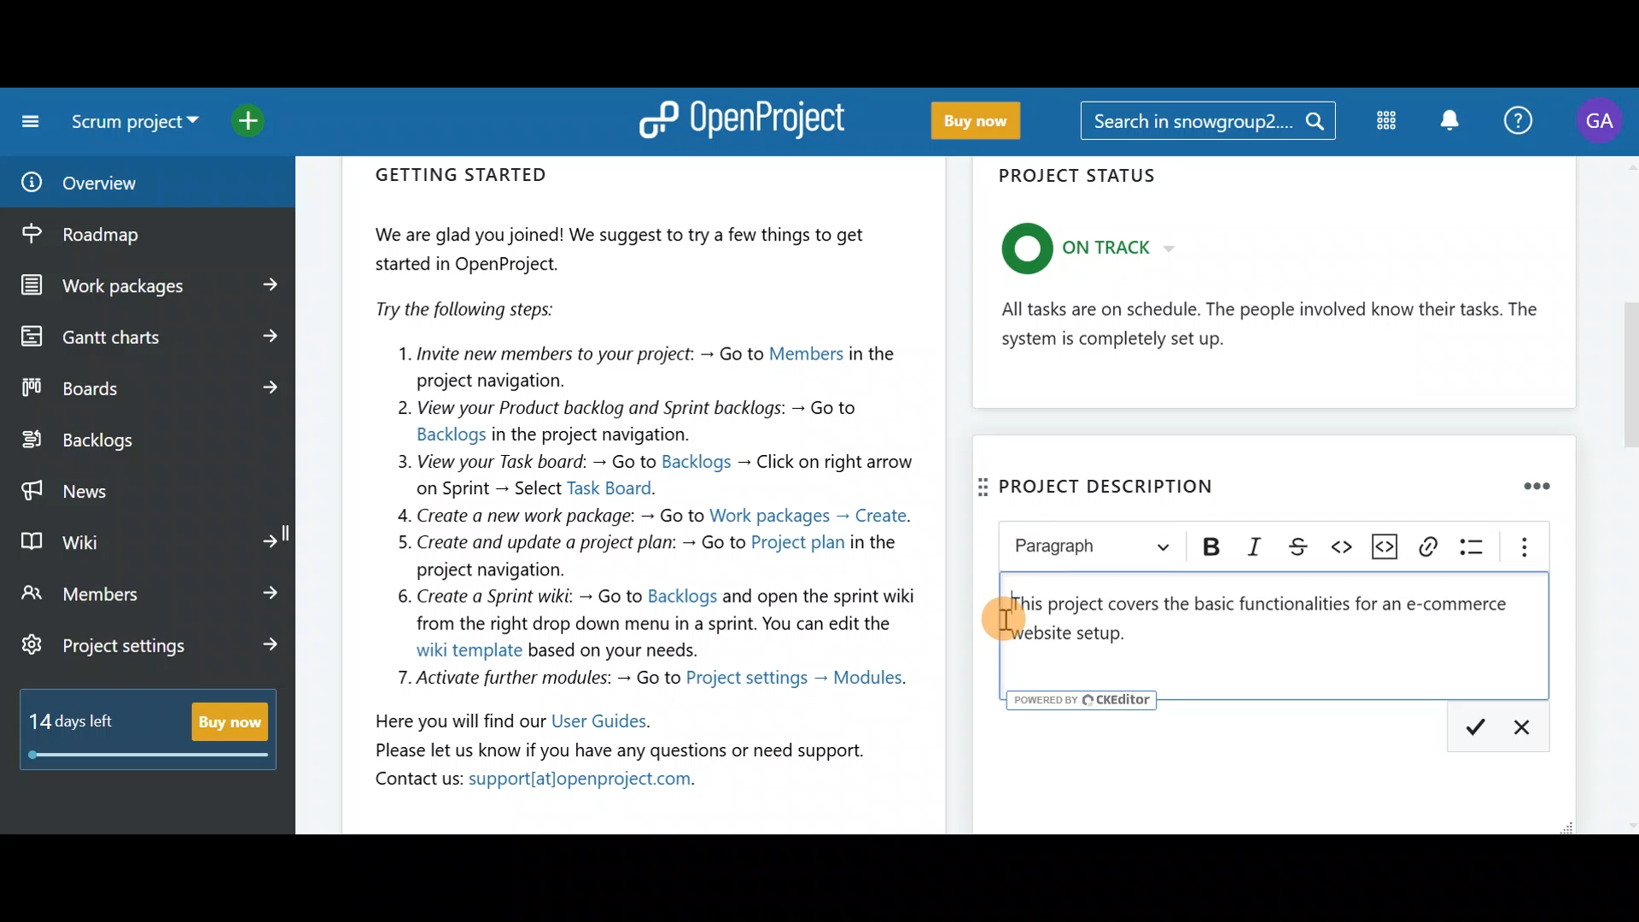 The image size is (1639, 922). I want to click on Heading, so click(1094, 550).